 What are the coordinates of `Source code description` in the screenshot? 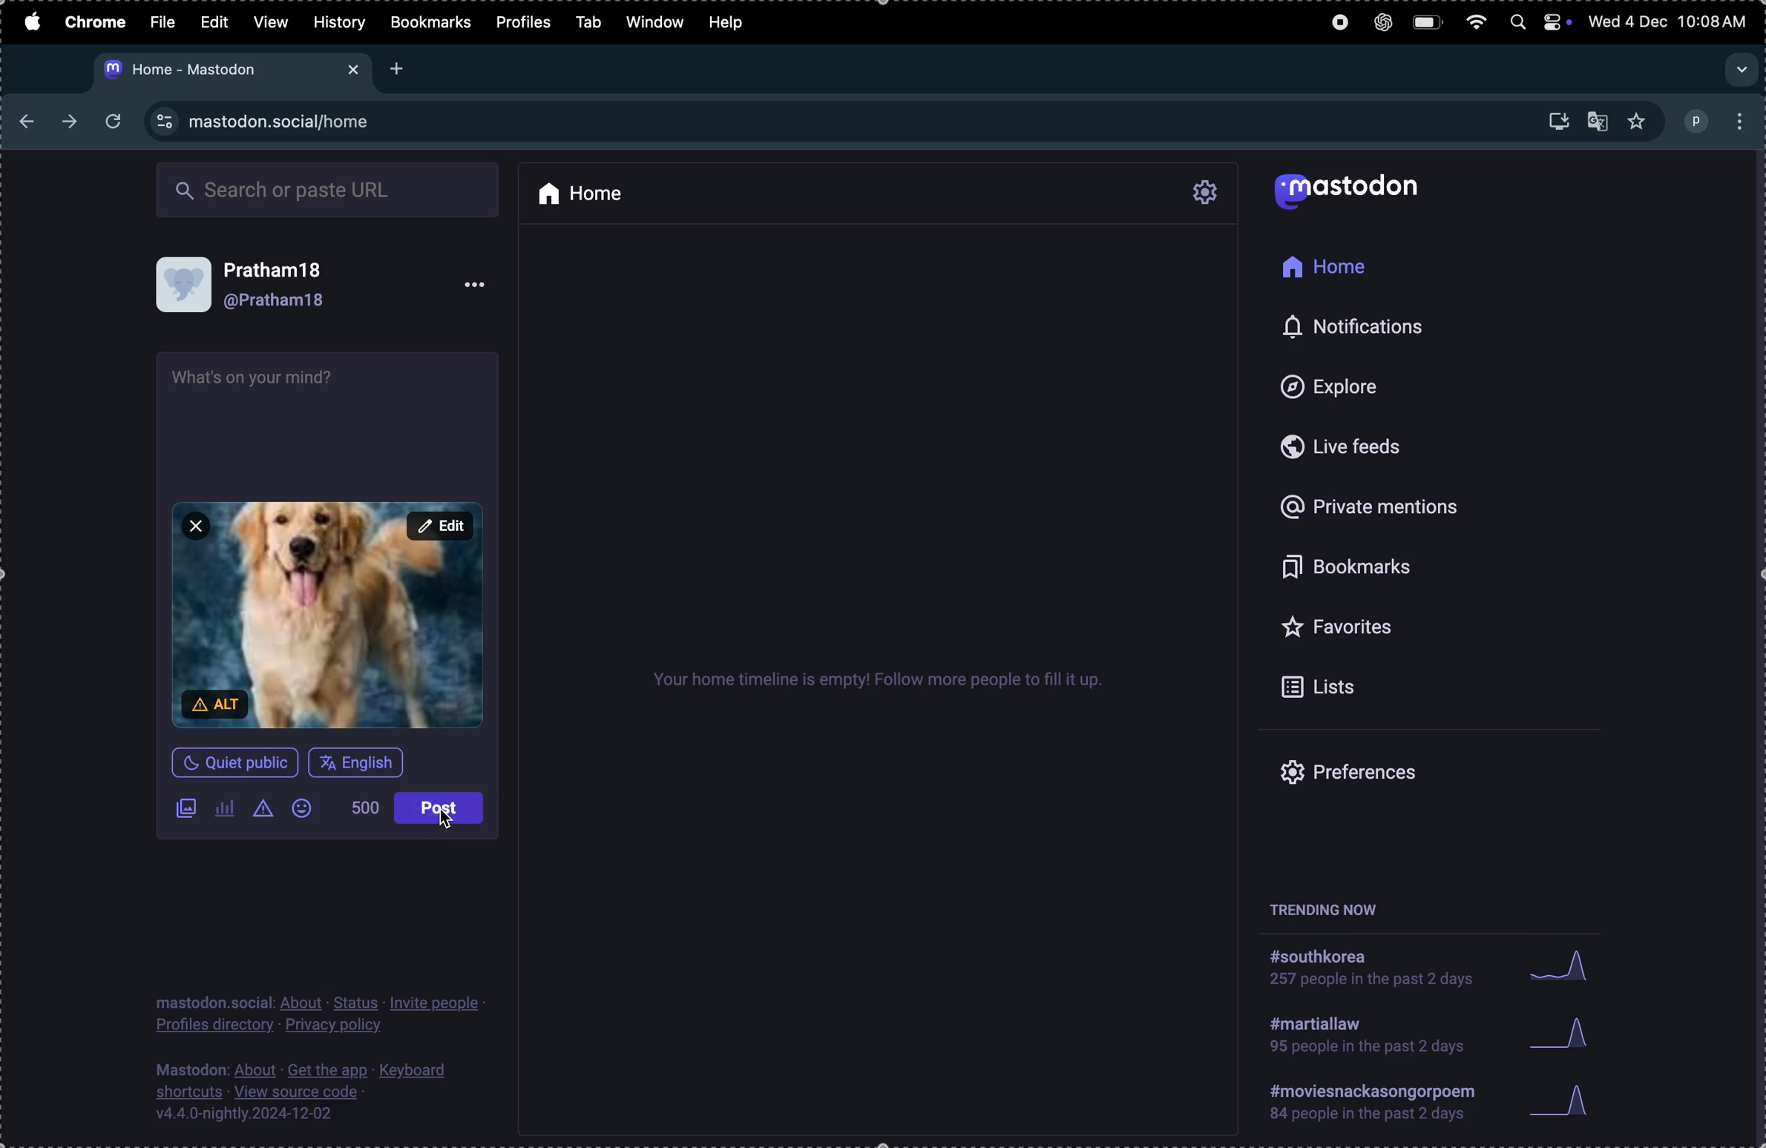 It's located at (307, 1095).